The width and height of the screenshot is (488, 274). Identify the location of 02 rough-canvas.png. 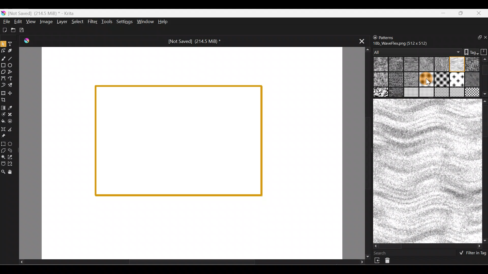
(395, 64).